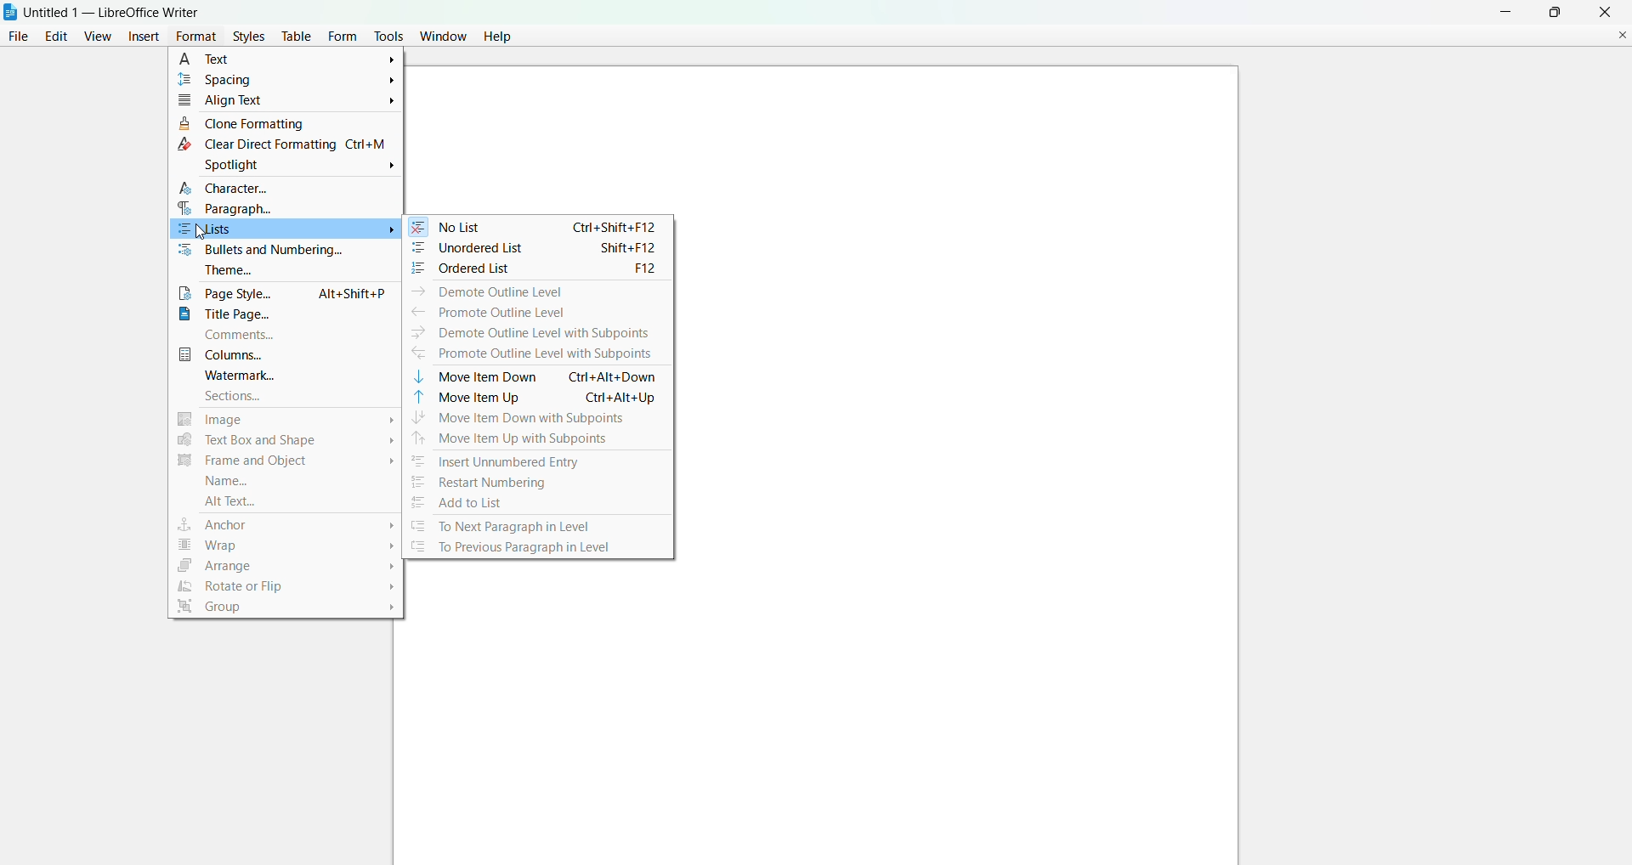 Image resolution: width=1632 pixels, height=865 pixels. Describe the element at coordinates (1623, 34) in the screenshot. I see `close document` at that location.